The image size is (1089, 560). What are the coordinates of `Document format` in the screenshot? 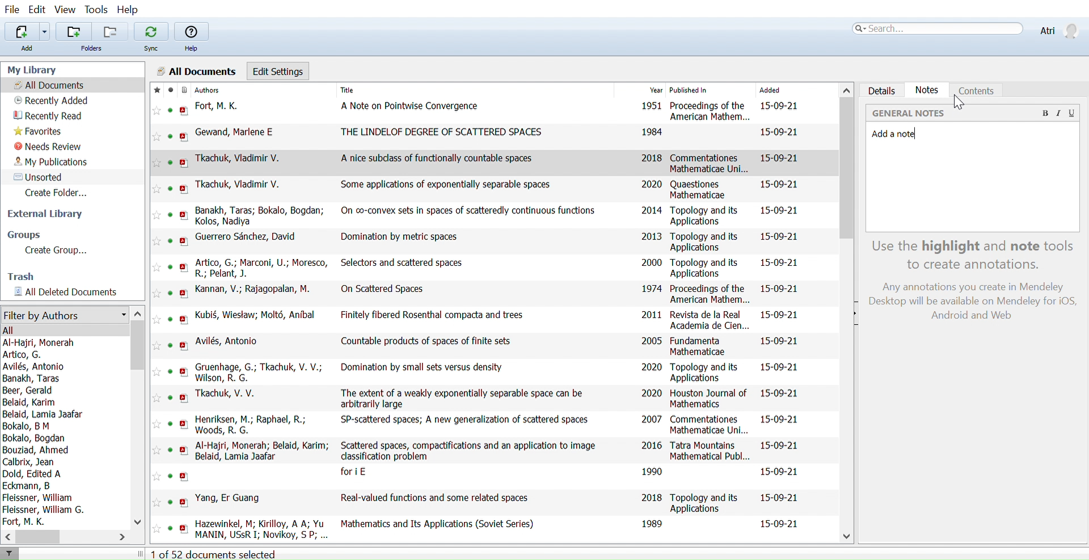 It's located at (183, 90).